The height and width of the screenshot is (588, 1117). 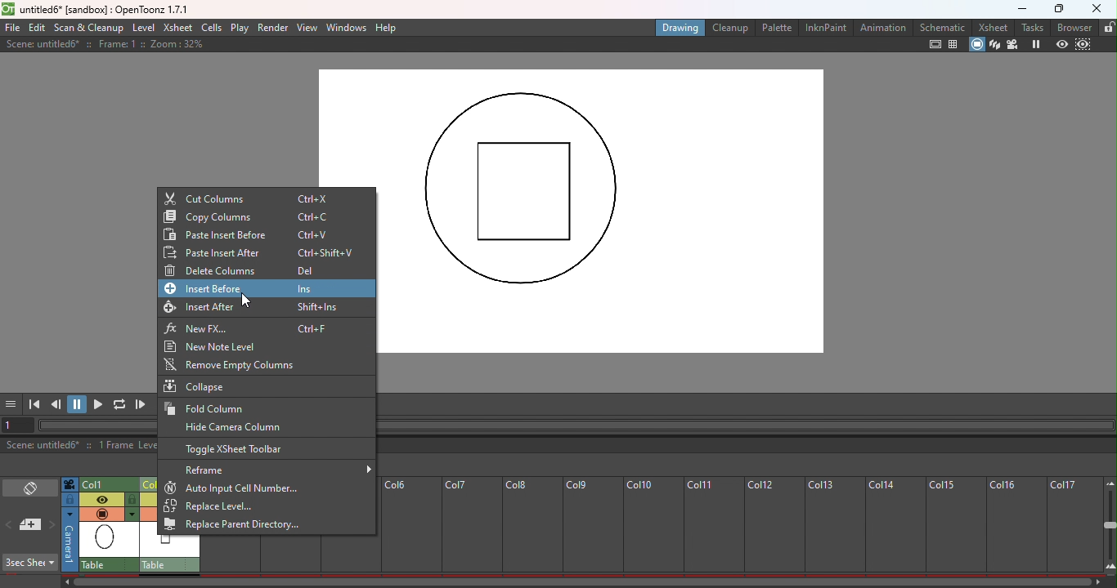 What do you see at coordinates (994, 45) in the screenshot?
I see `3D View` at bounding box center [994, 45].